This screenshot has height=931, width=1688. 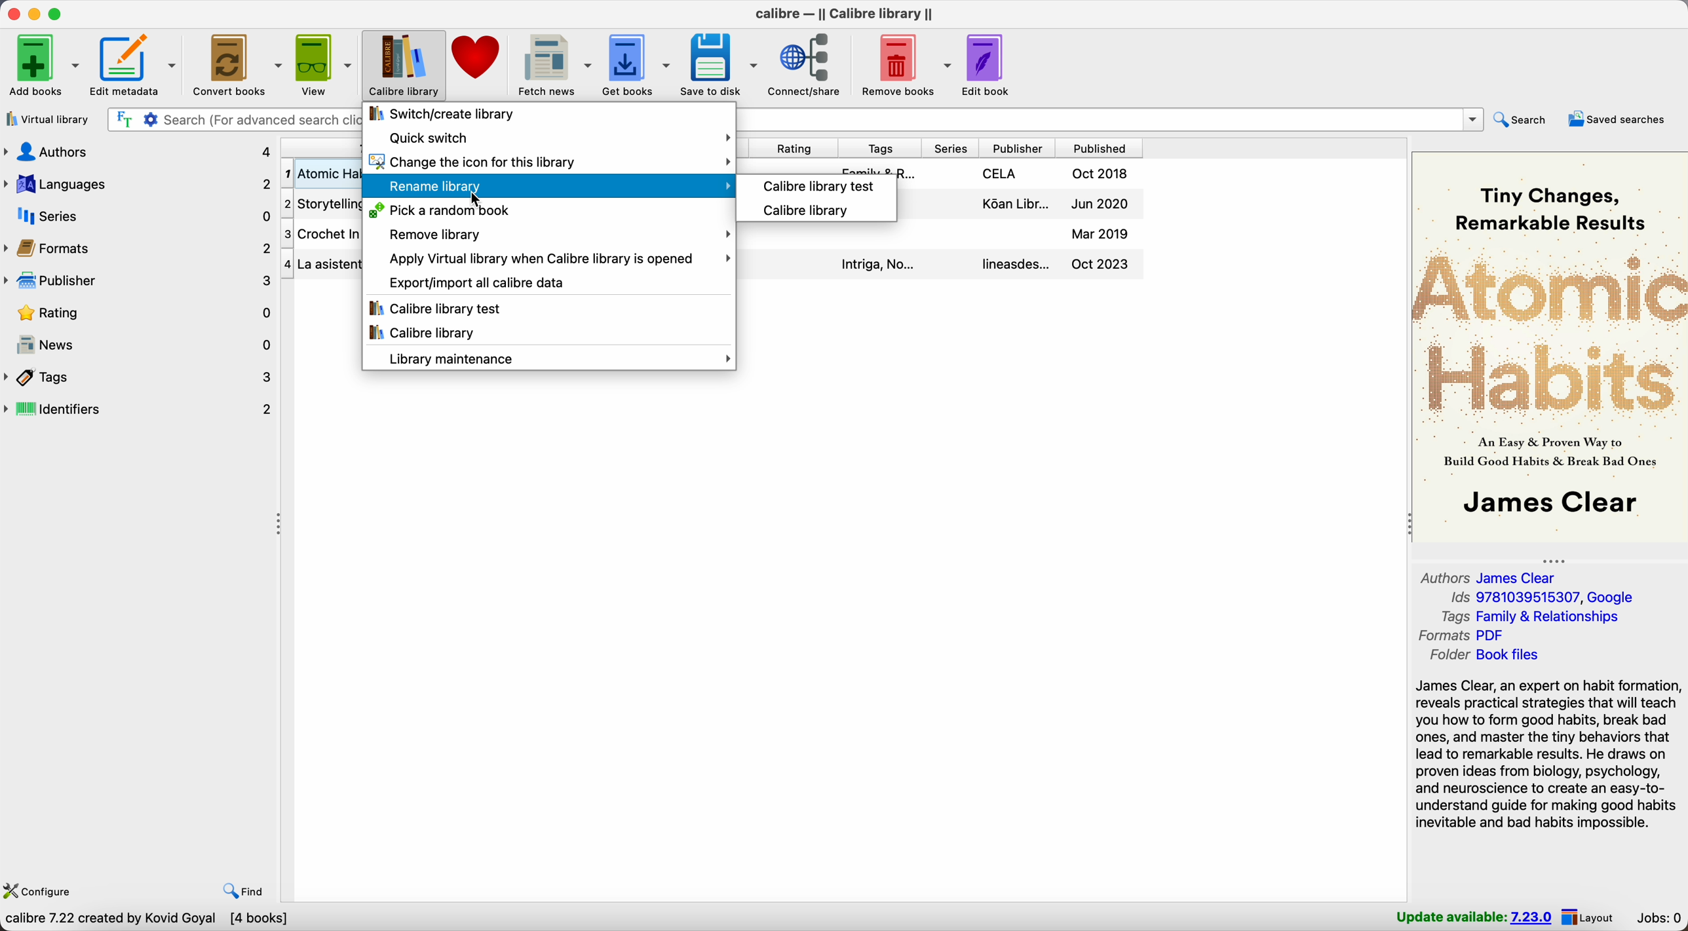 I want to click on Crochet In & Out details book, so click(x=941, y=236).